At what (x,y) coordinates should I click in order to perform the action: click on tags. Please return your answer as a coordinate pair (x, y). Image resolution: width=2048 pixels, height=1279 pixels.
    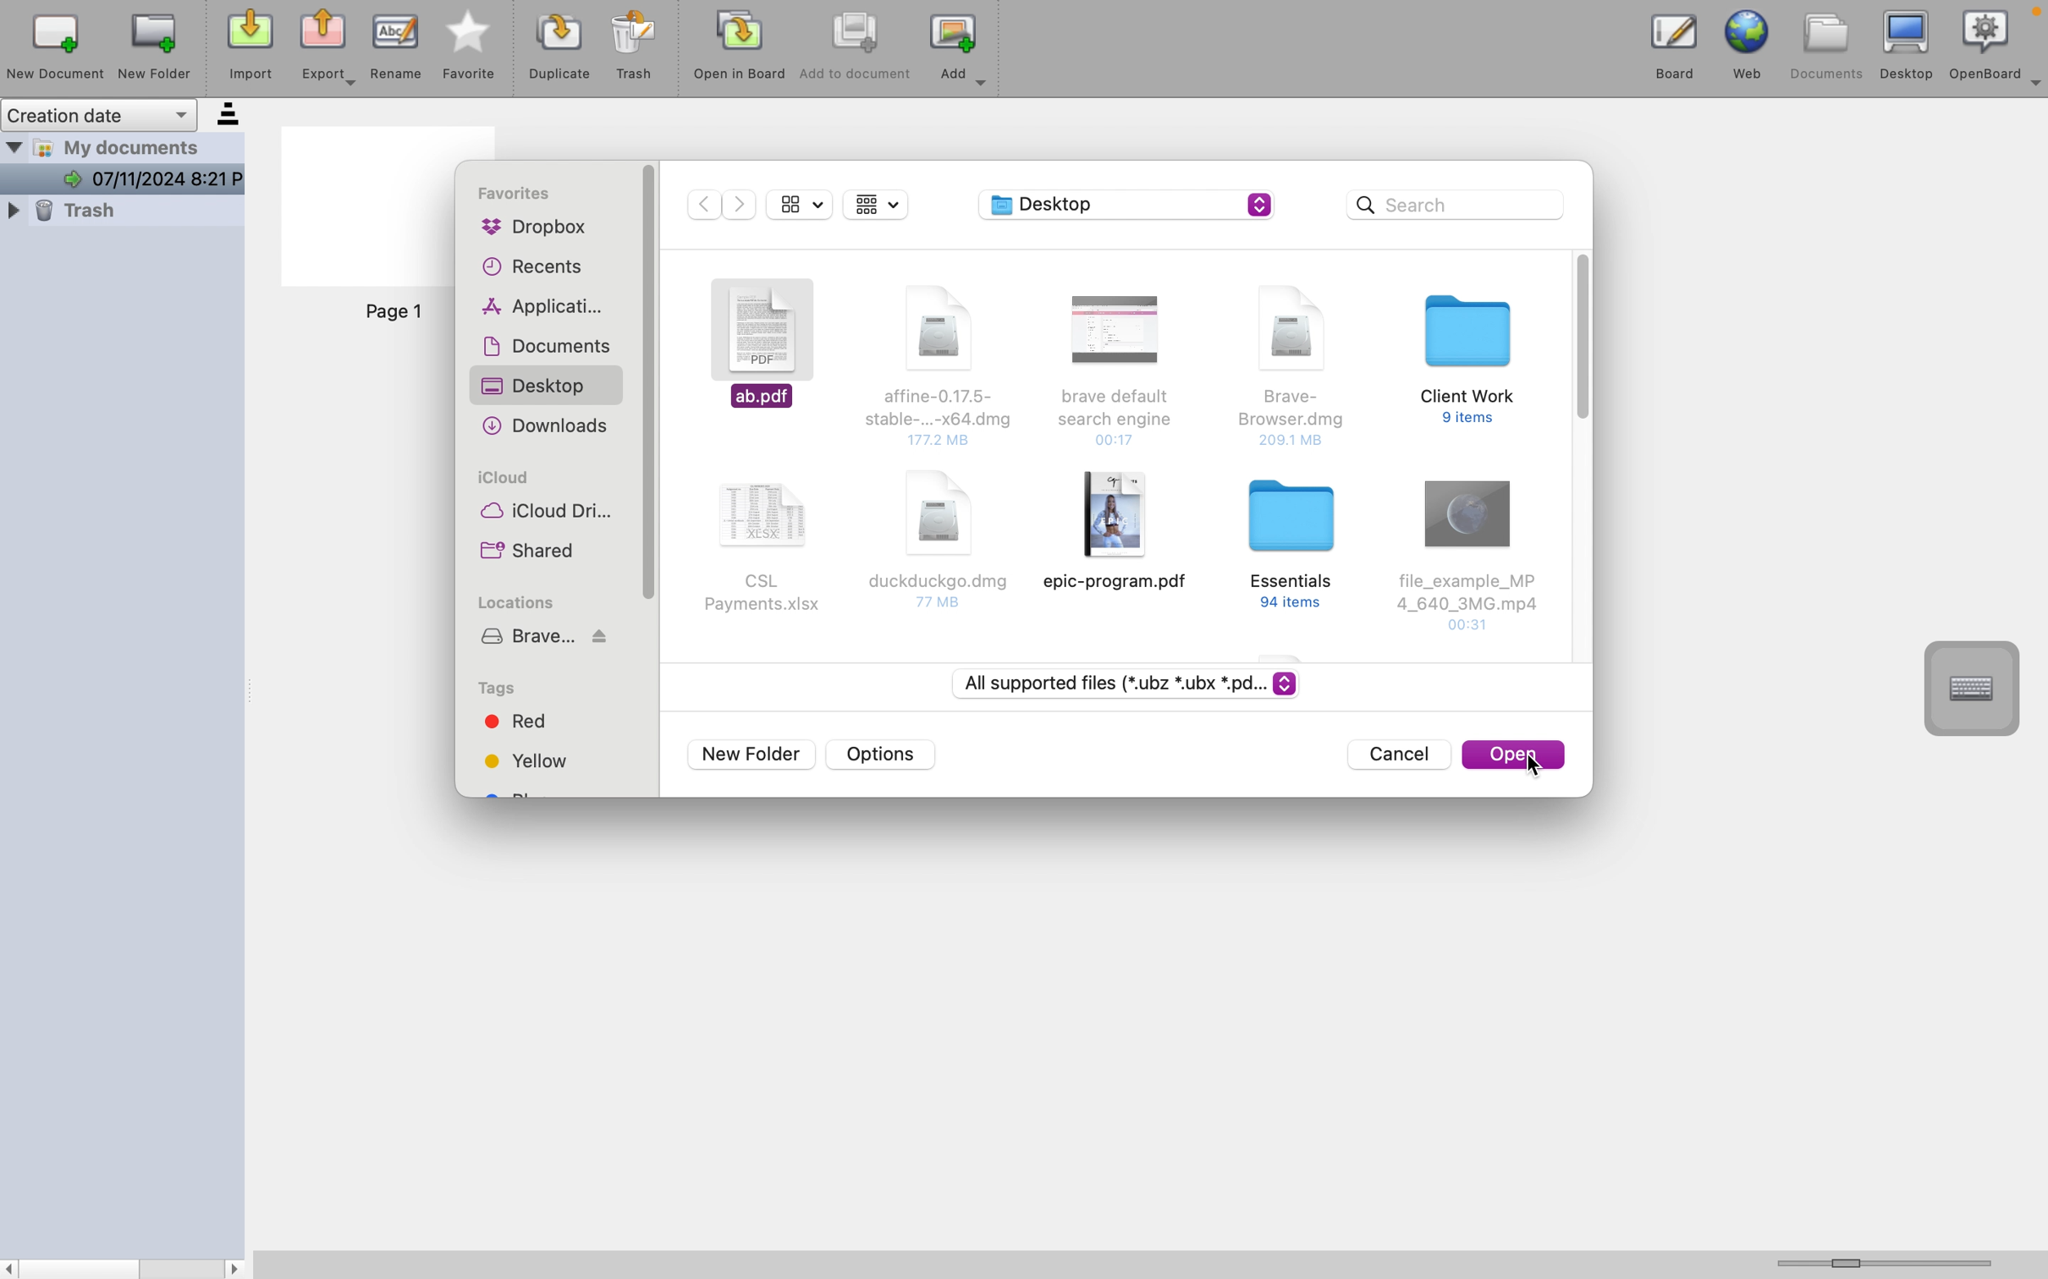
    Looking at the image, I should click on (498, 687).